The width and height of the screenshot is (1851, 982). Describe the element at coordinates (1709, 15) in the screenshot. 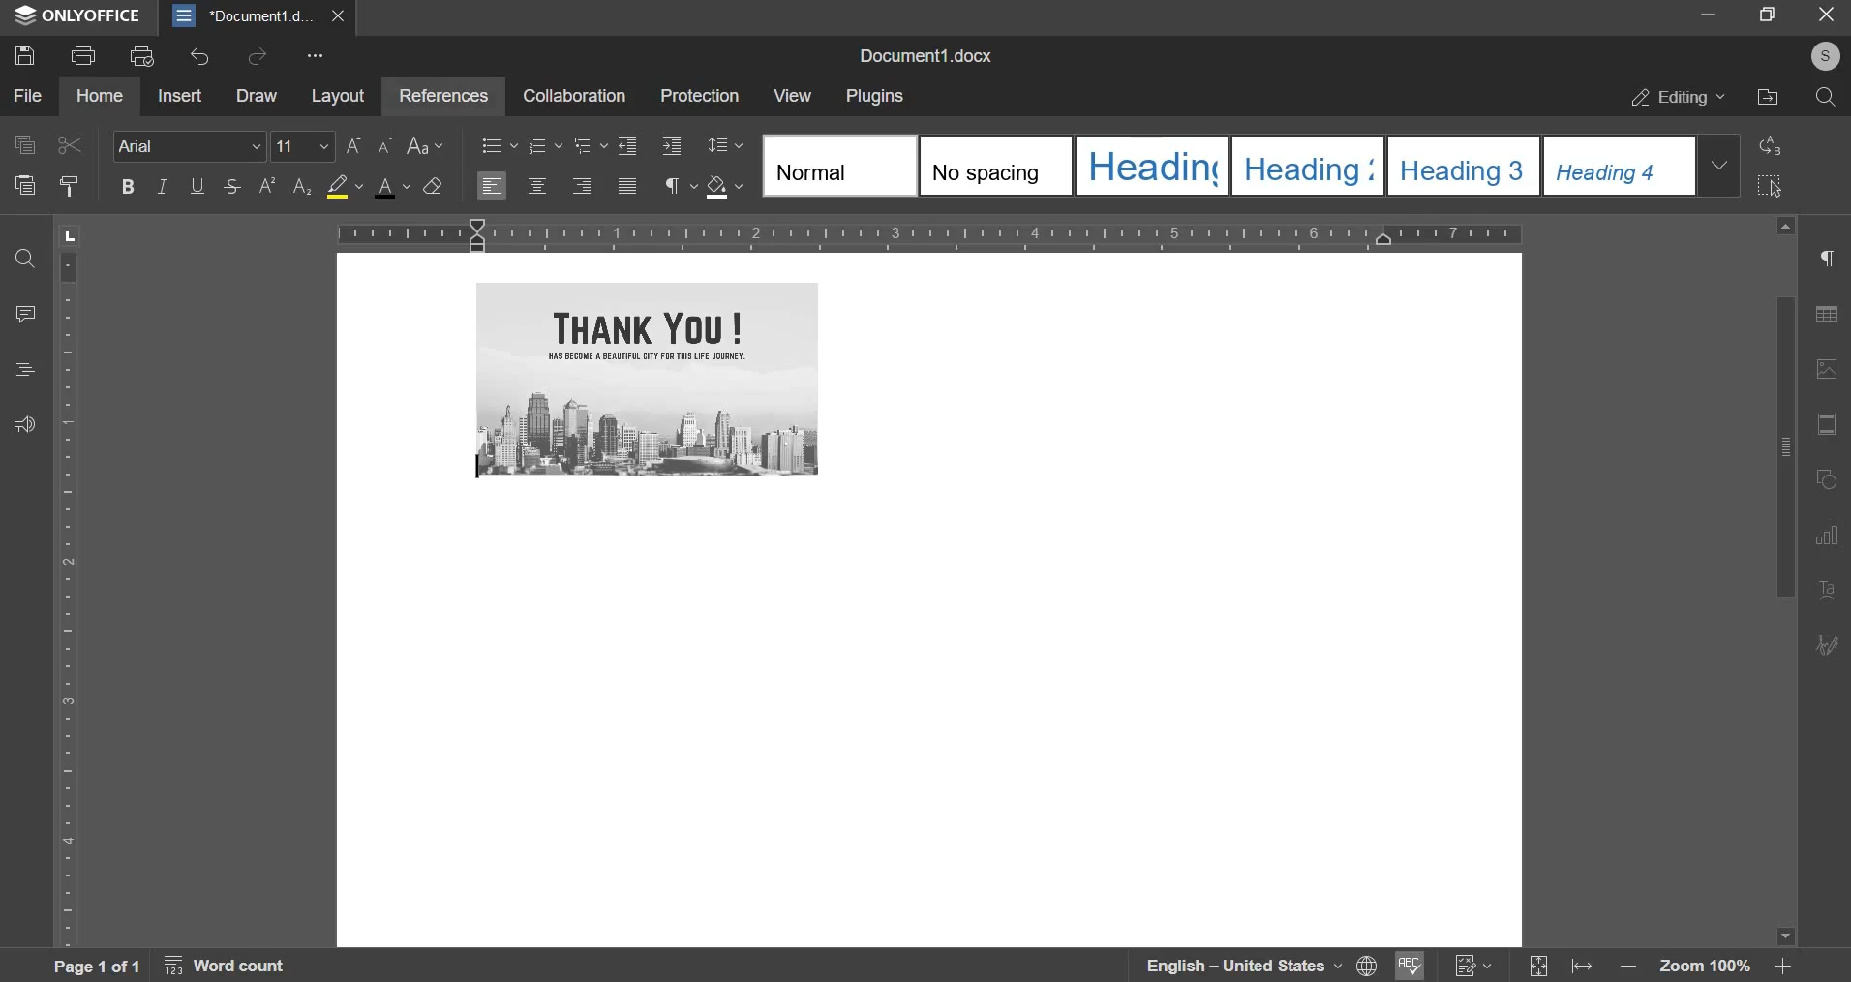

I see `minimize` at that location.